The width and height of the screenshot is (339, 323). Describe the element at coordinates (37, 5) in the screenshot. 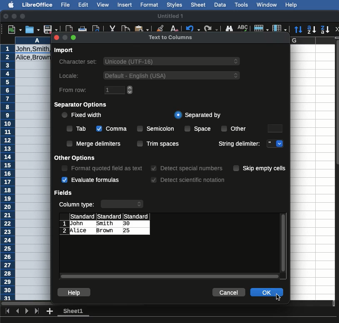

I see `Libreoffice` at that location.